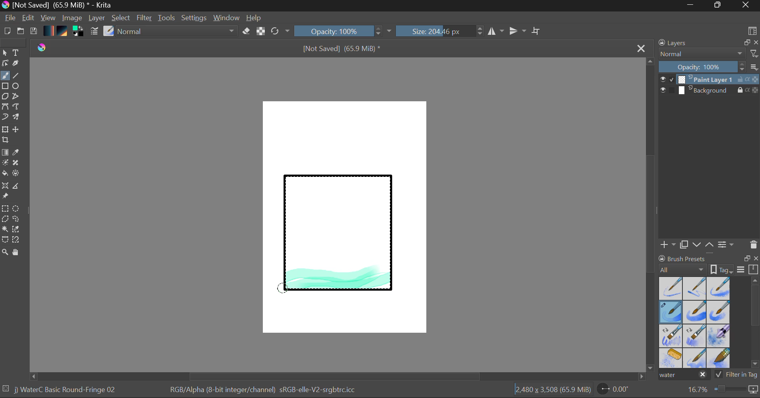 Image resolution: width=760 pixels, height=398 pixels. What do you see at coordinates (668, 244) in the screenshot?
I see `Add Layer` at bounding box center [668, 244].